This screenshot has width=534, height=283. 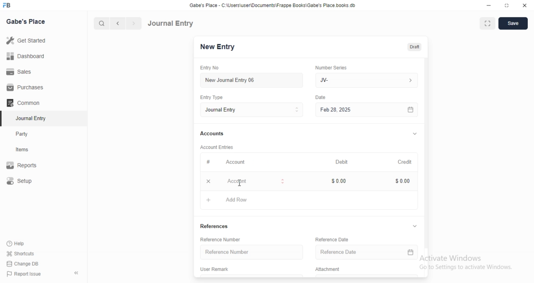 I want to click on vertical scrollbar, so click(x=426, y=152).